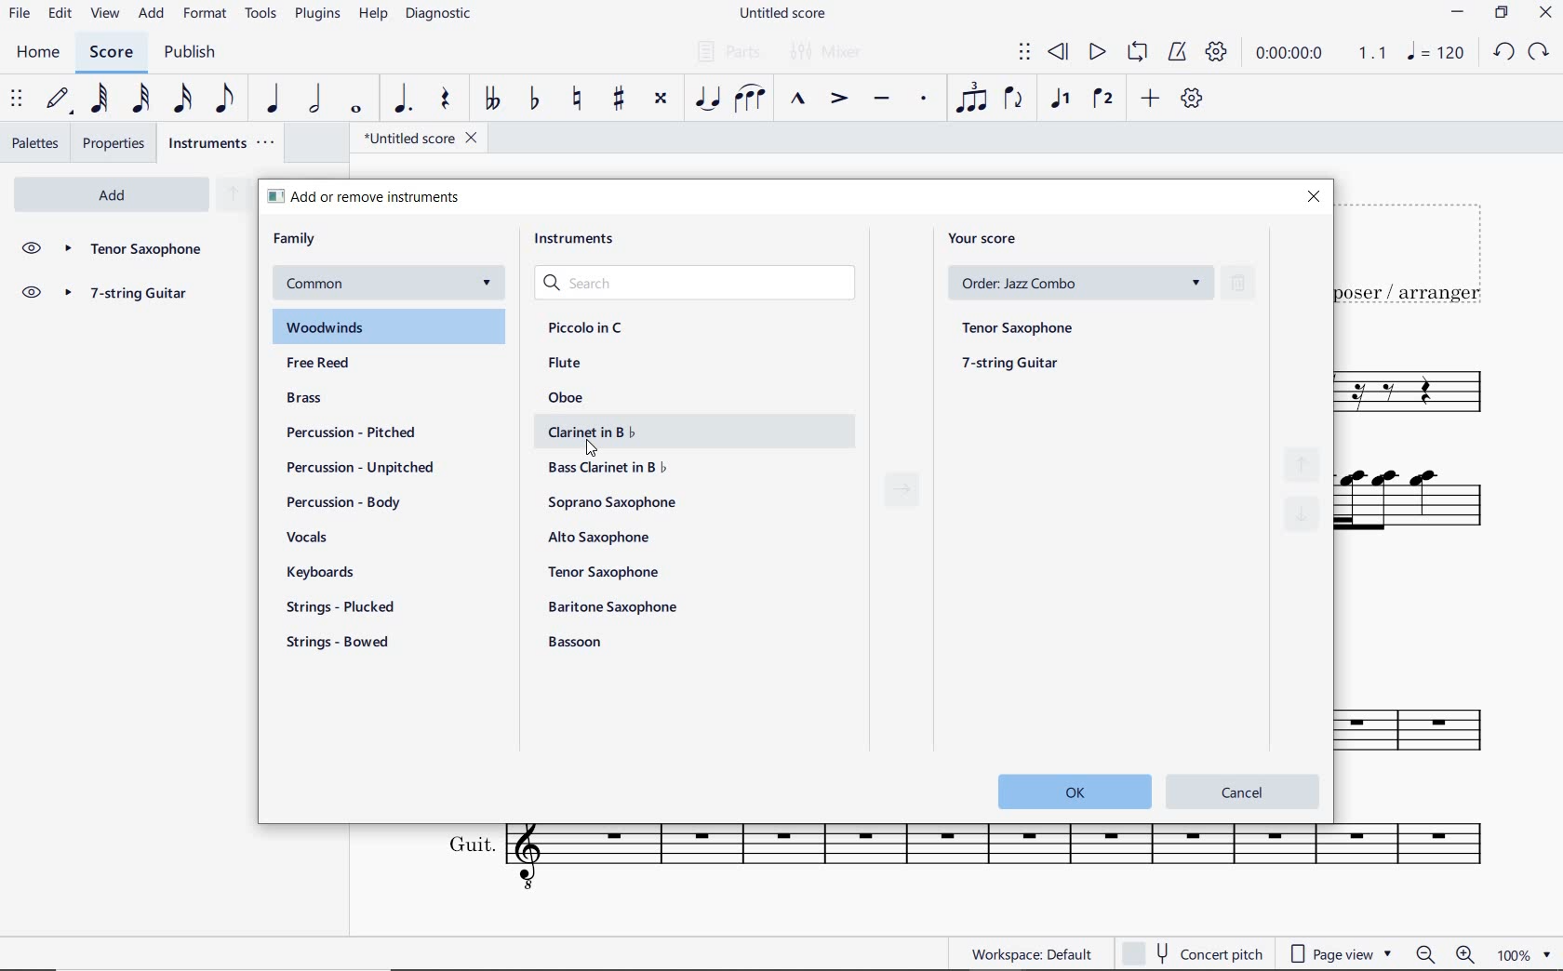 The height and width of the screenshot is (971, 1563). I want to click on FILE NAME, so click(414, 140).